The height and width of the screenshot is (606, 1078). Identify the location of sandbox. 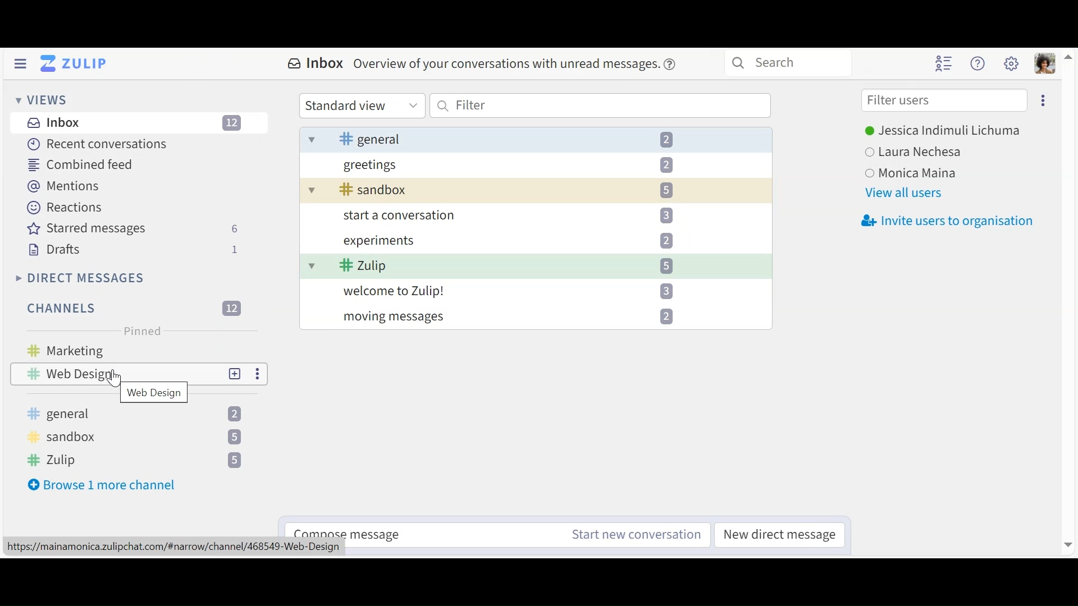
(146, 435).